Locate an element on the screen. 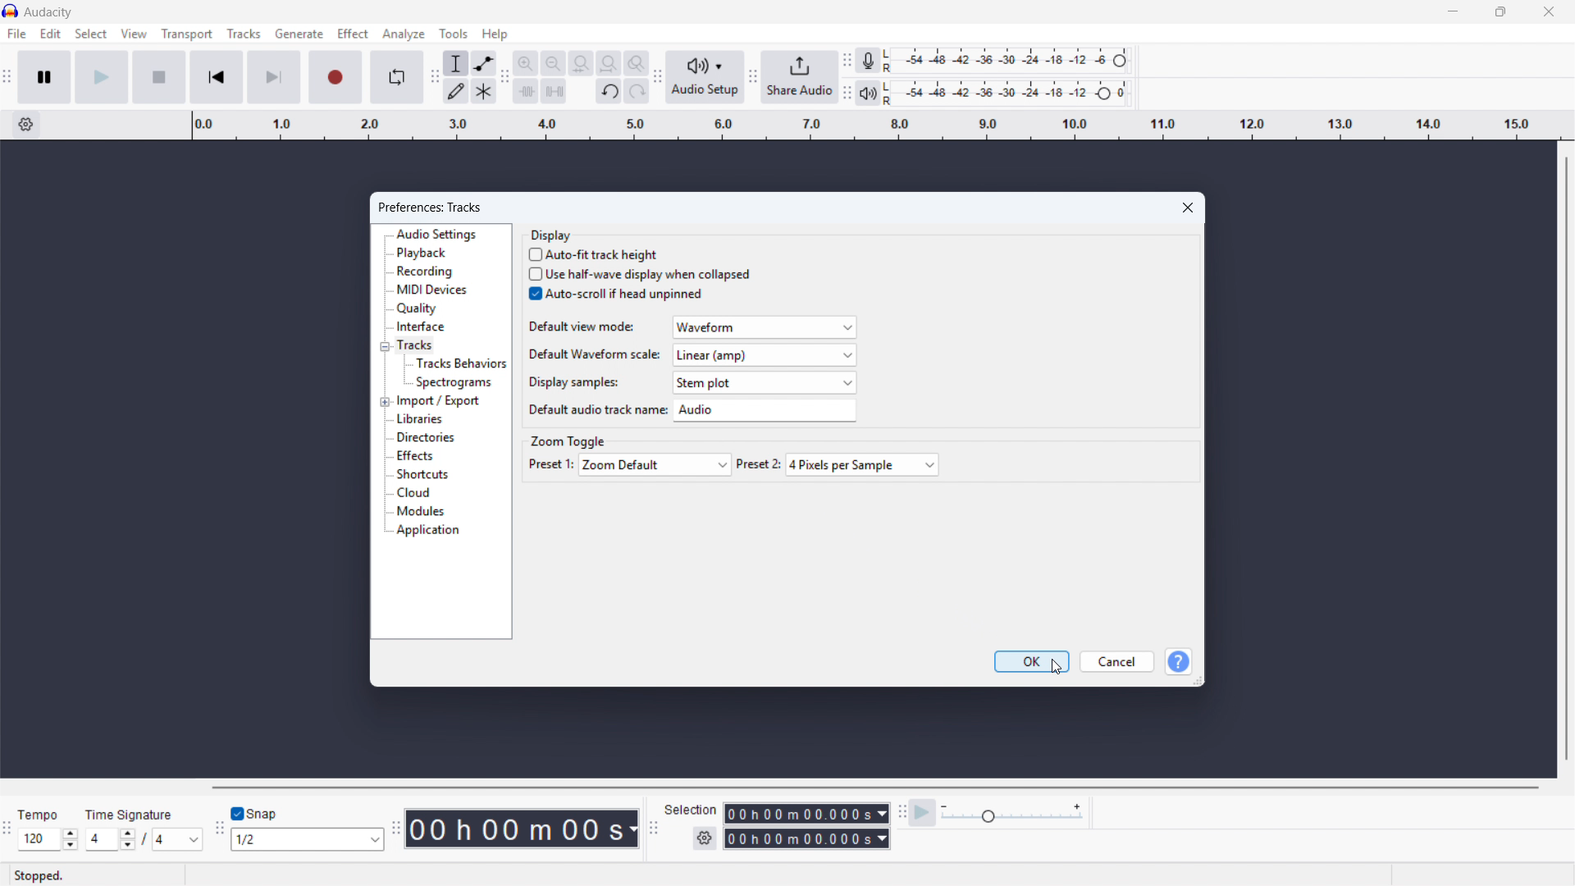  playback level is located at coordinates (1011, 92).